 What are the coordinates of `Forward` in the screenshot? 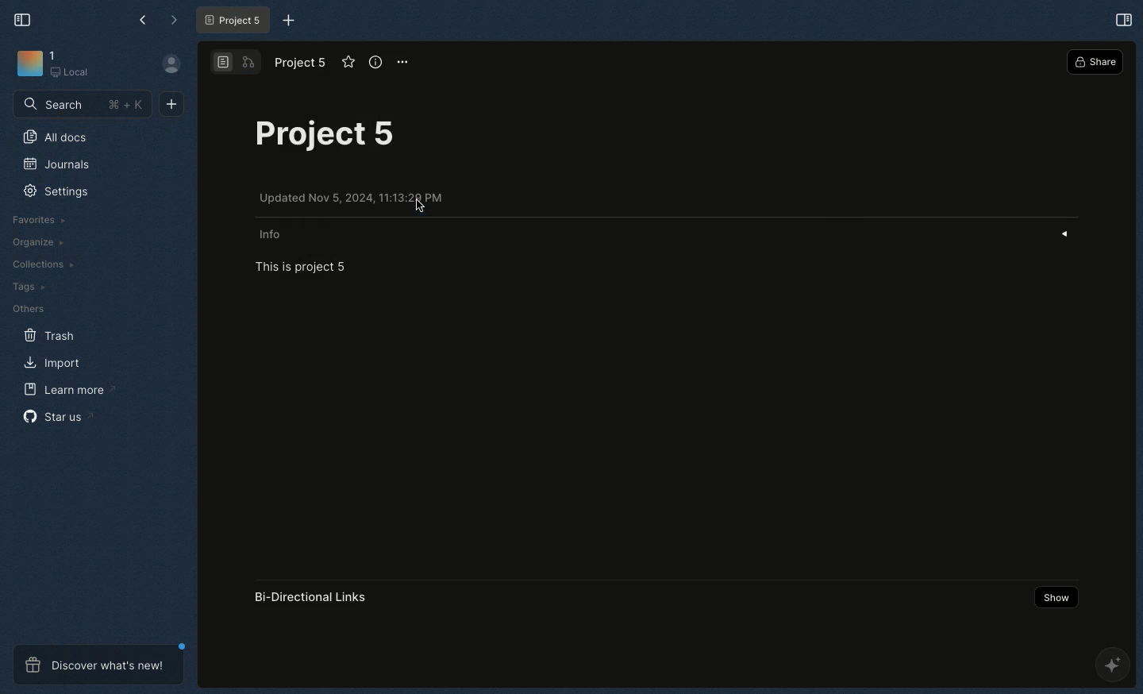 It's located at (171, 17).